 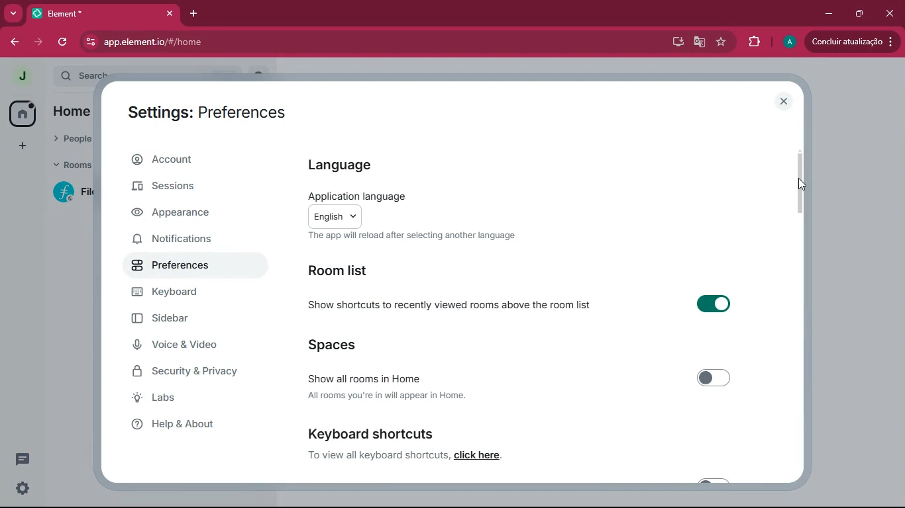 What do you see at coordinates (786, 42) in the screenshot?
I see `profile ` at bounding box center [786, 42].